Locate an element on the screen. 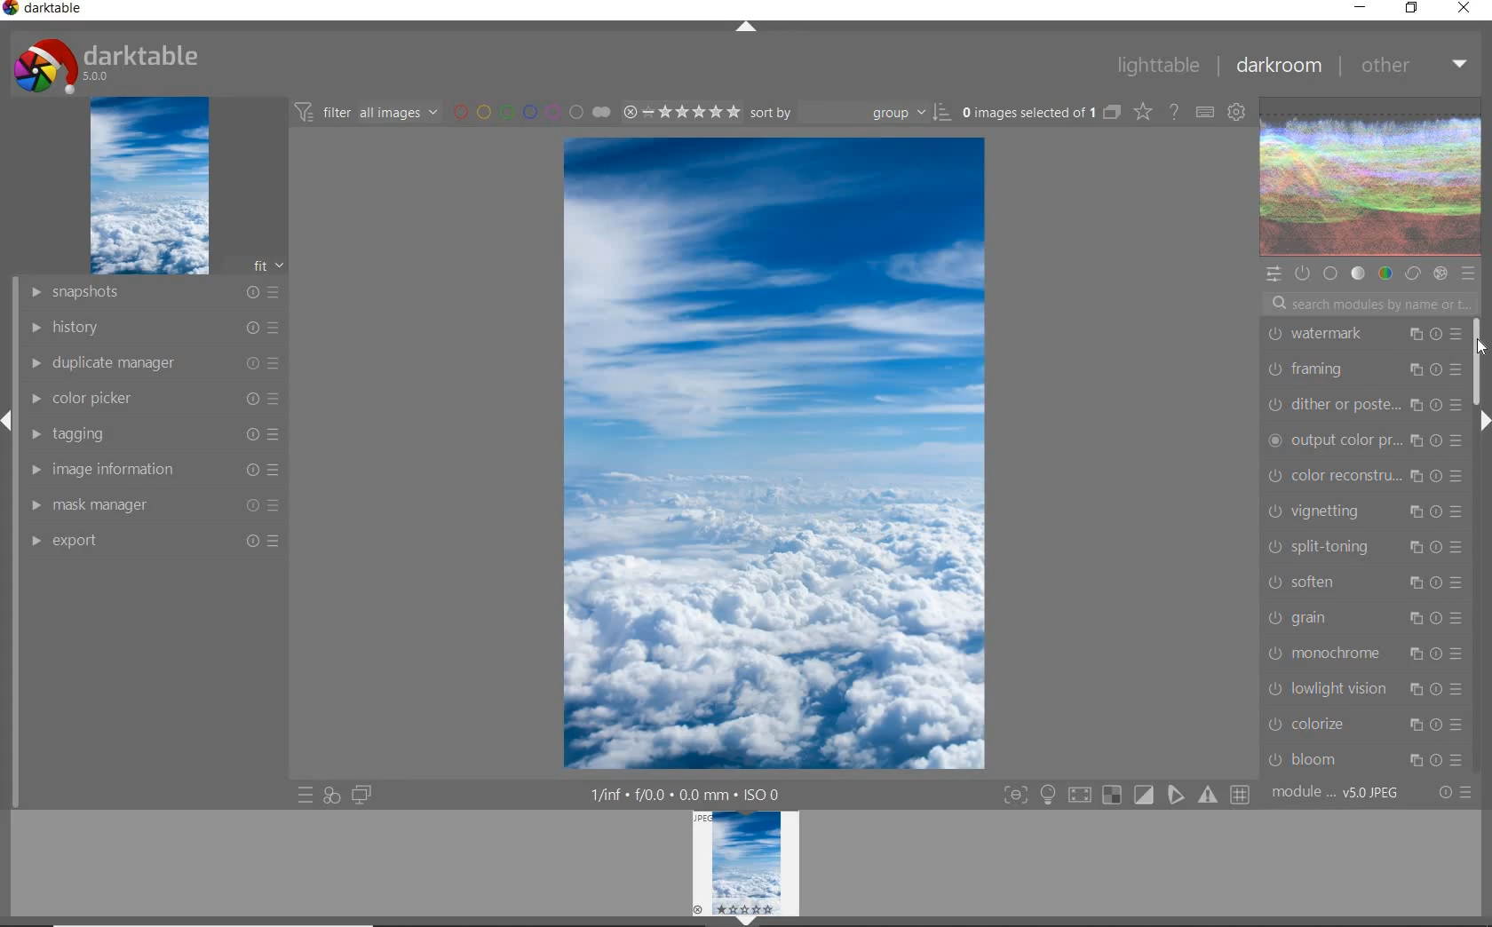  SELECTED IMAGE RANGE RATING is located at coordinates (679, 109).